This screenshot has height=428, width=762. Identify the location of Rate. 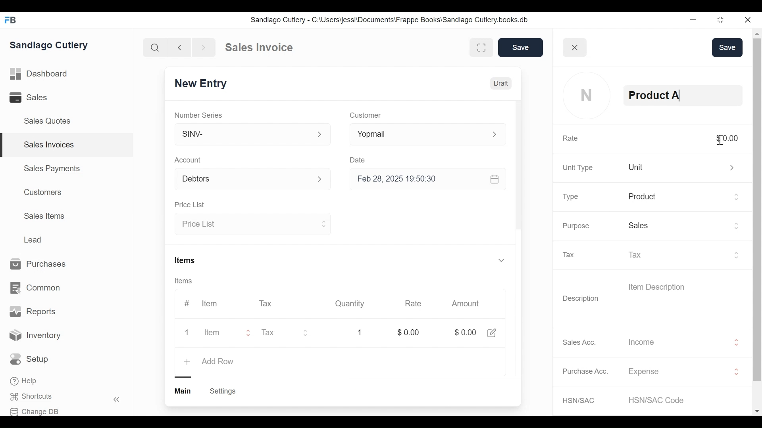
(570, 139).